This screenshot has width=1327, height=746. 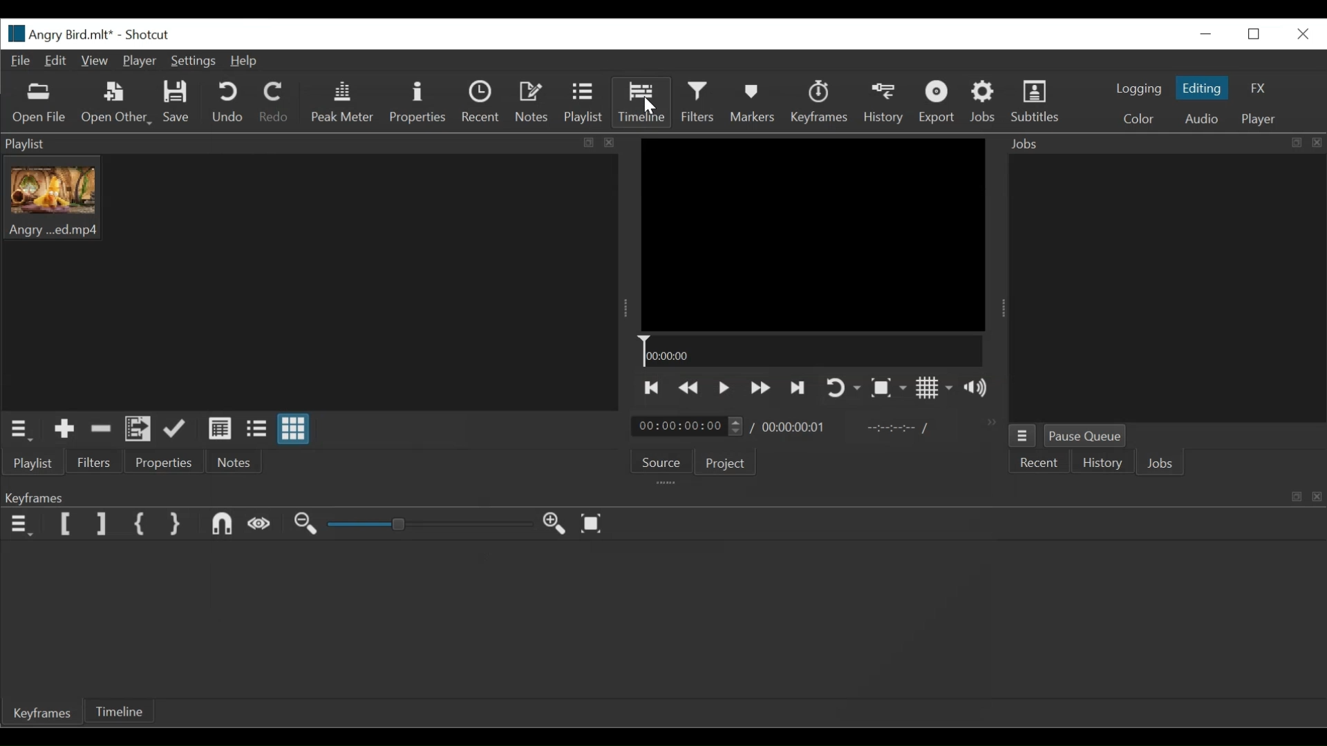 I want to click on Properties, so click(x=163, y=461).